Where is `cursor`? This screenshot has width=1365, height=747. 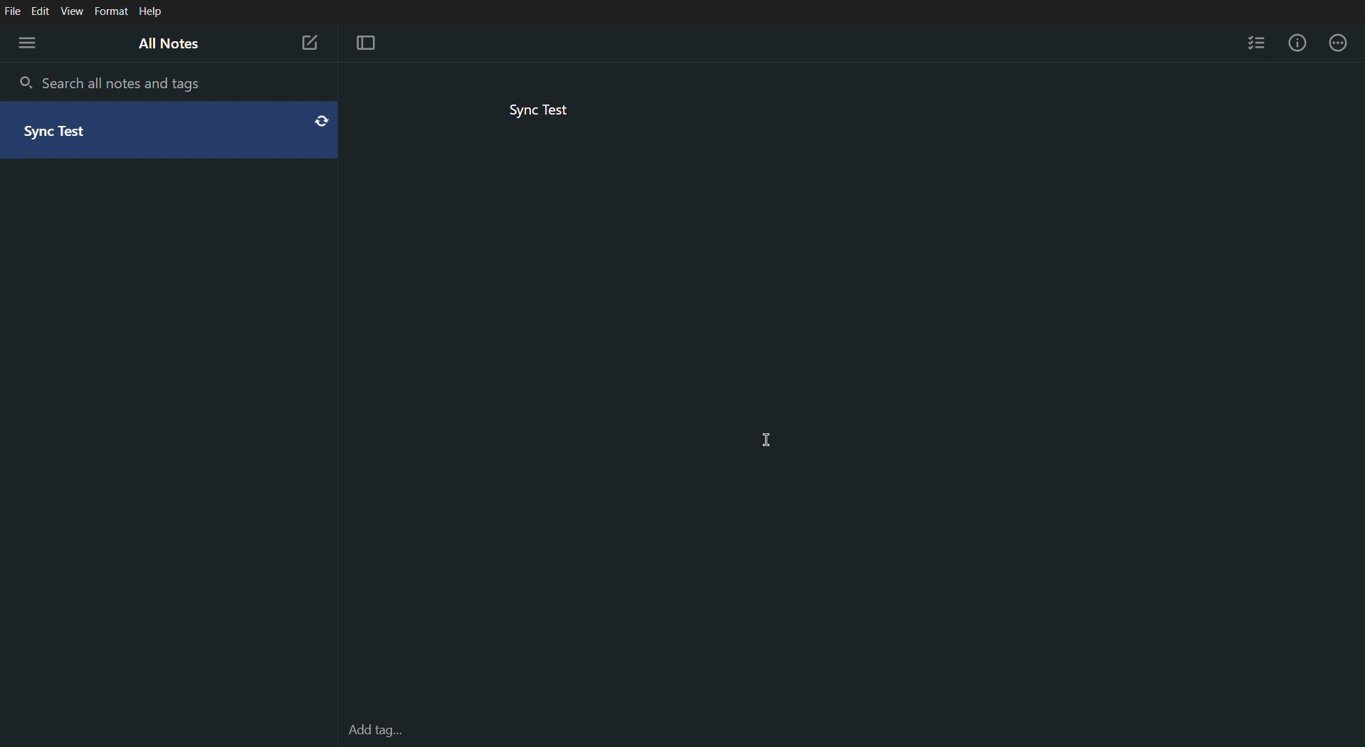
cursor is located at coordinates (768, 440).